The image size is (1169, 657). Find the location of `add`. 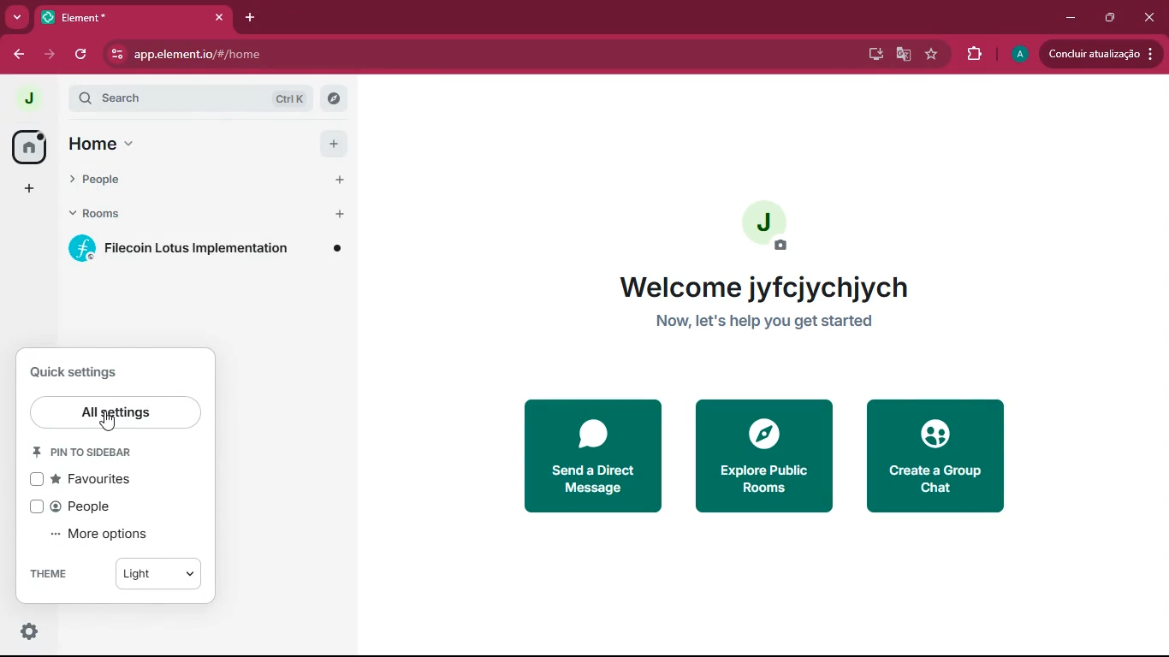

add is located at coordinates (27, 190).